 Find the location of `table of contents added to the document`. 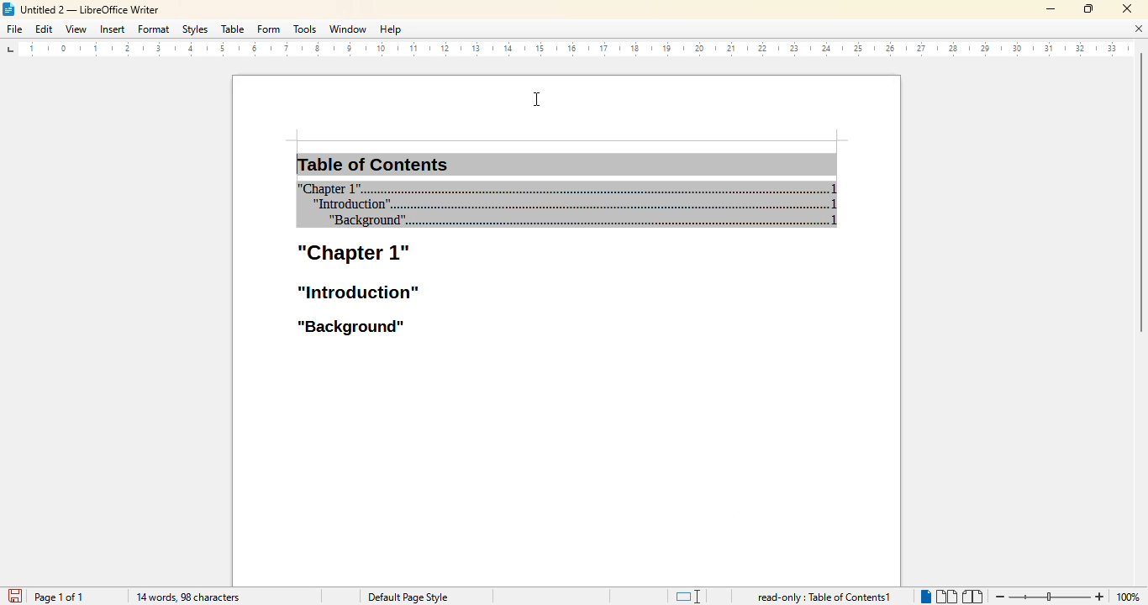

table of contents added to the document is located at coordinates (566, 191).